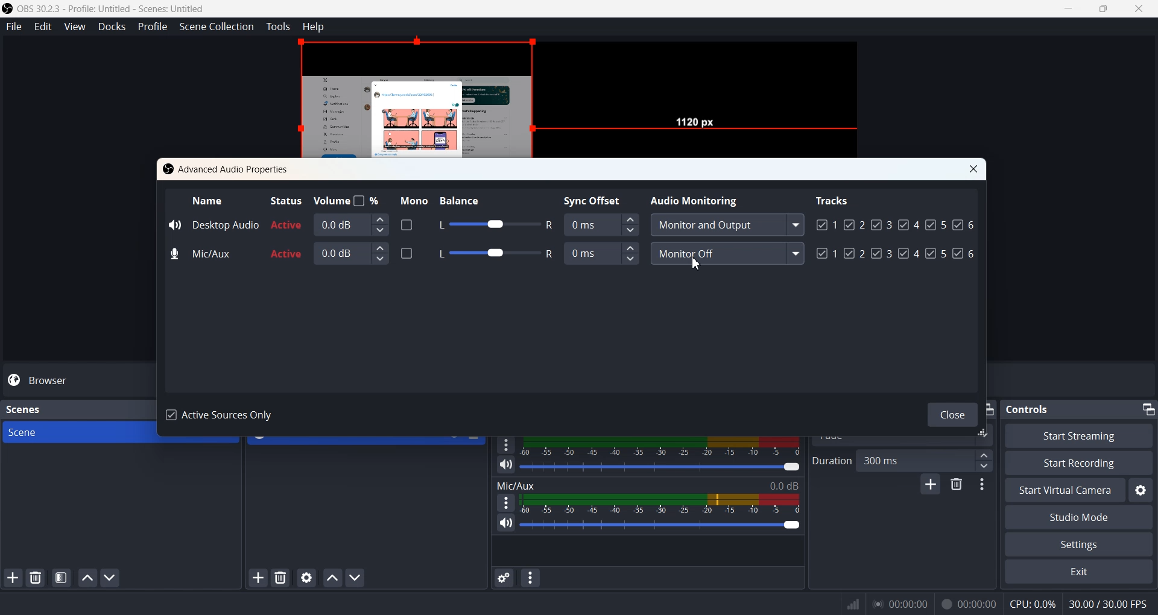 Image resolution: width=1158 pixels, height=615 pixels. What do you see at coordinates (493, 225) in the screenshot?
I see `Balance adjuster` at bounding box center [493, 225].